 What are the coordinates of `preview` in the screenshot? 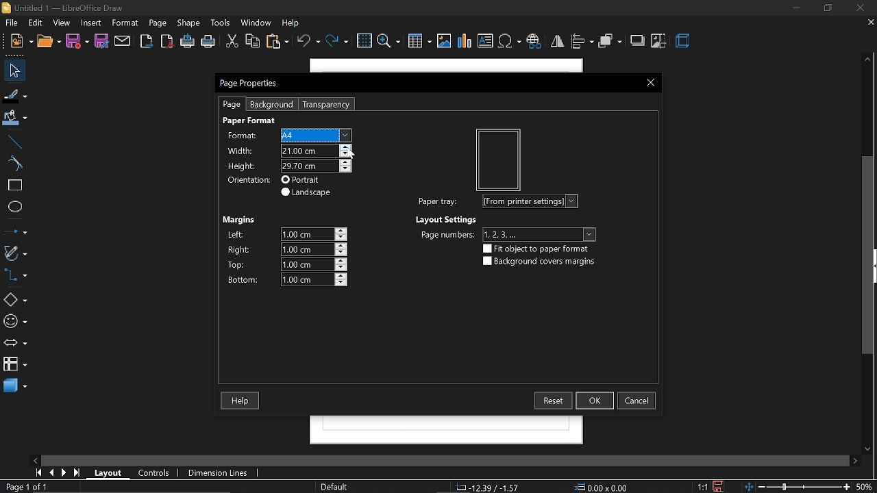 It's located at (493, 153).